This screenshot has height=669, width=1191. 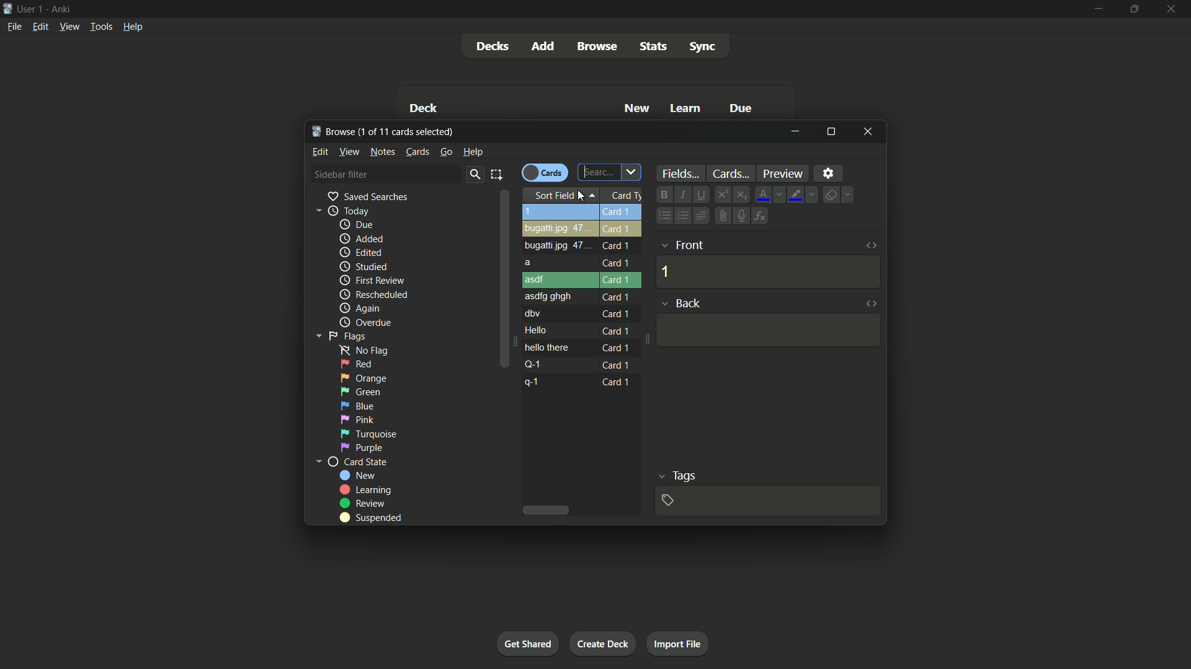 I want to click on notes, so click(x=381, y=152).